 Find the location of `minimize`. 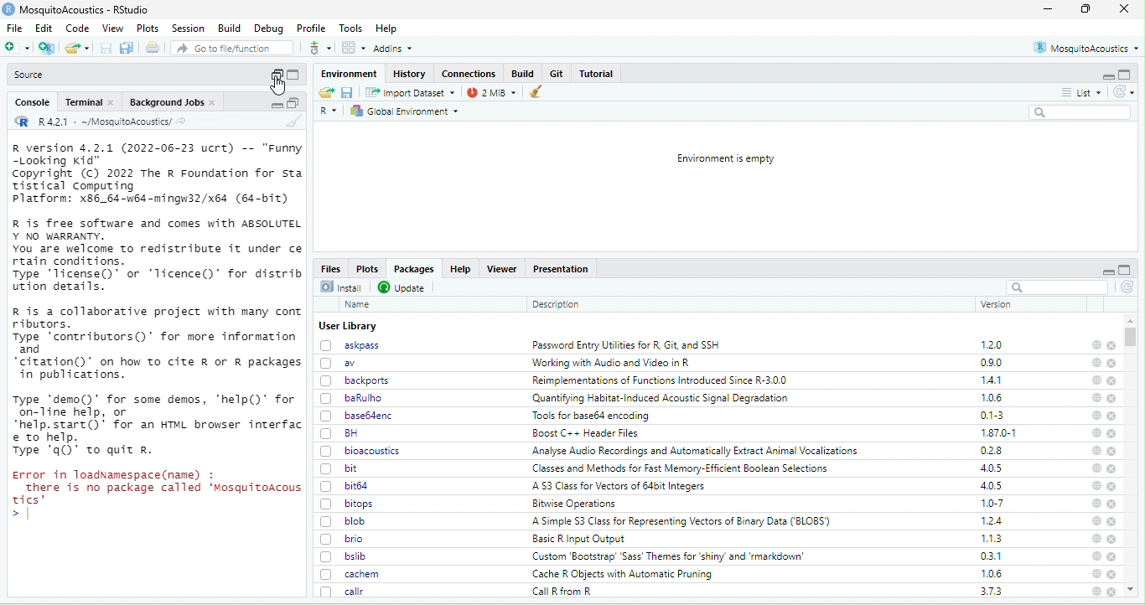

minimize is located at coordinates (1106, 75).